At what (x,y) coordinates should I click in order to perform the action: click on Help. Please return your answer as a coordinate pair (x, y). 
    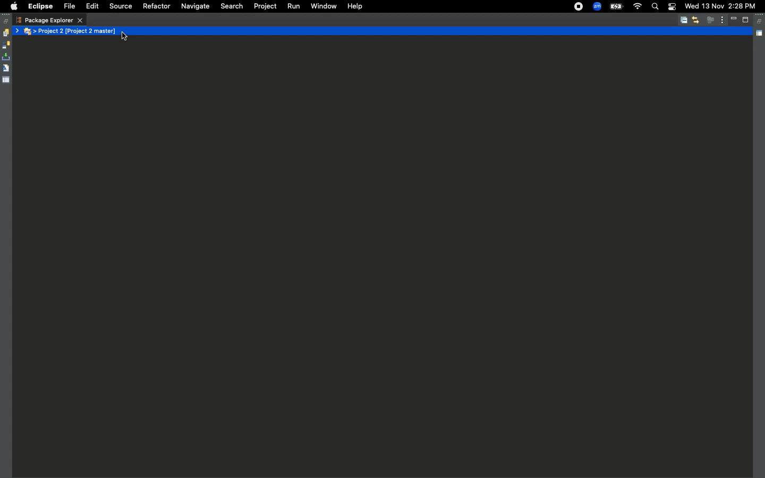
    Looking at the image, I should click on (355, 6).